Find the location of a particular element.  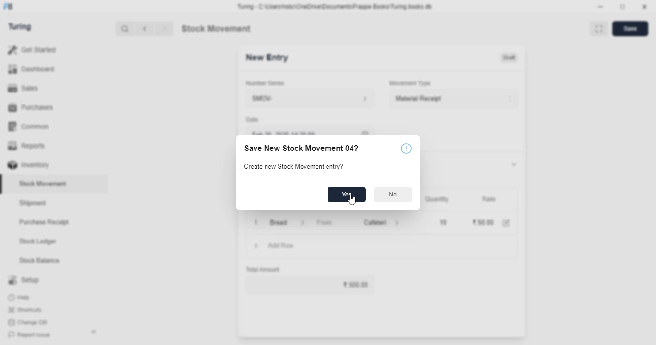

number series is located at coordinates (265, 83).